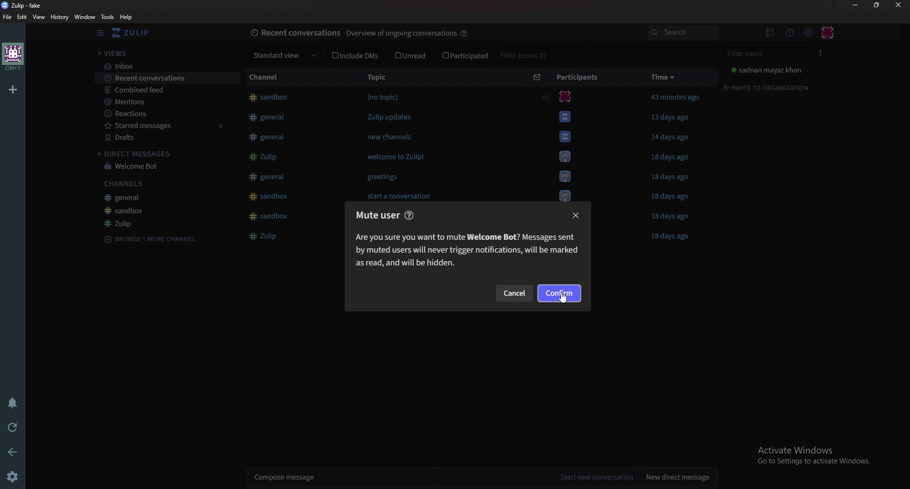 The width and height of the screenshot is (910, 489). What do you see at coordinates (381, 77) in the screenshot?
I see `Topic` at bounding box center [381, 77].